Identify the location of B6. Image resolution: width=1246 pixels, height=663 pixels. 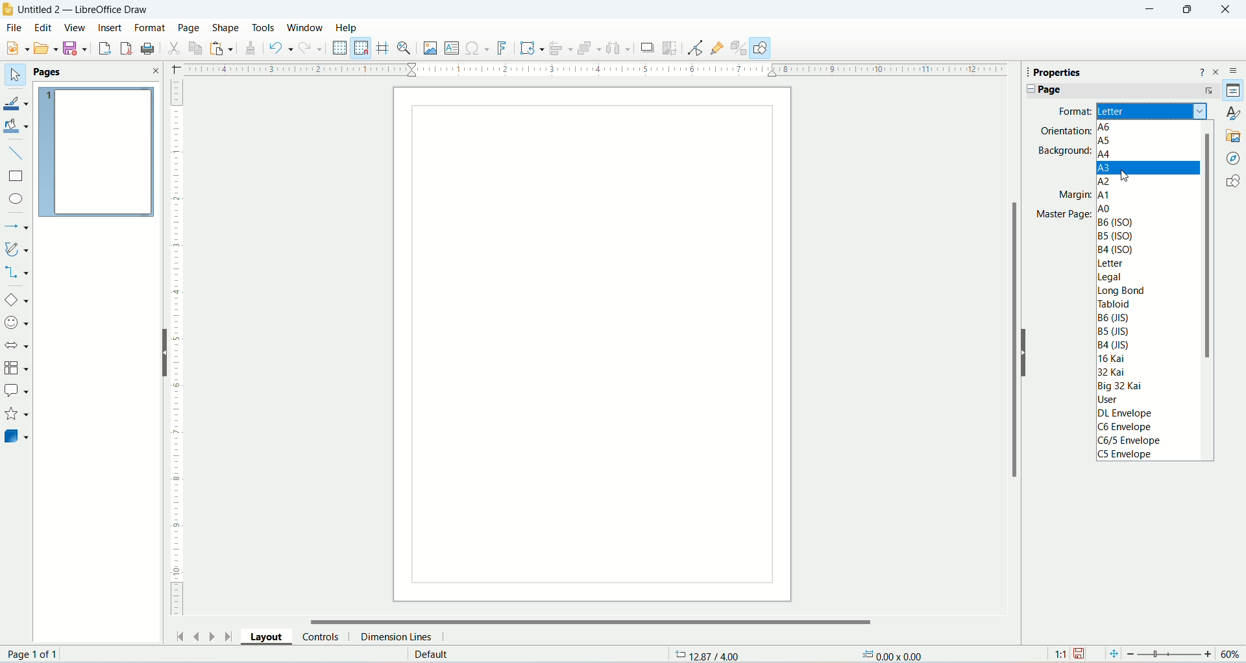
(1113, 317).